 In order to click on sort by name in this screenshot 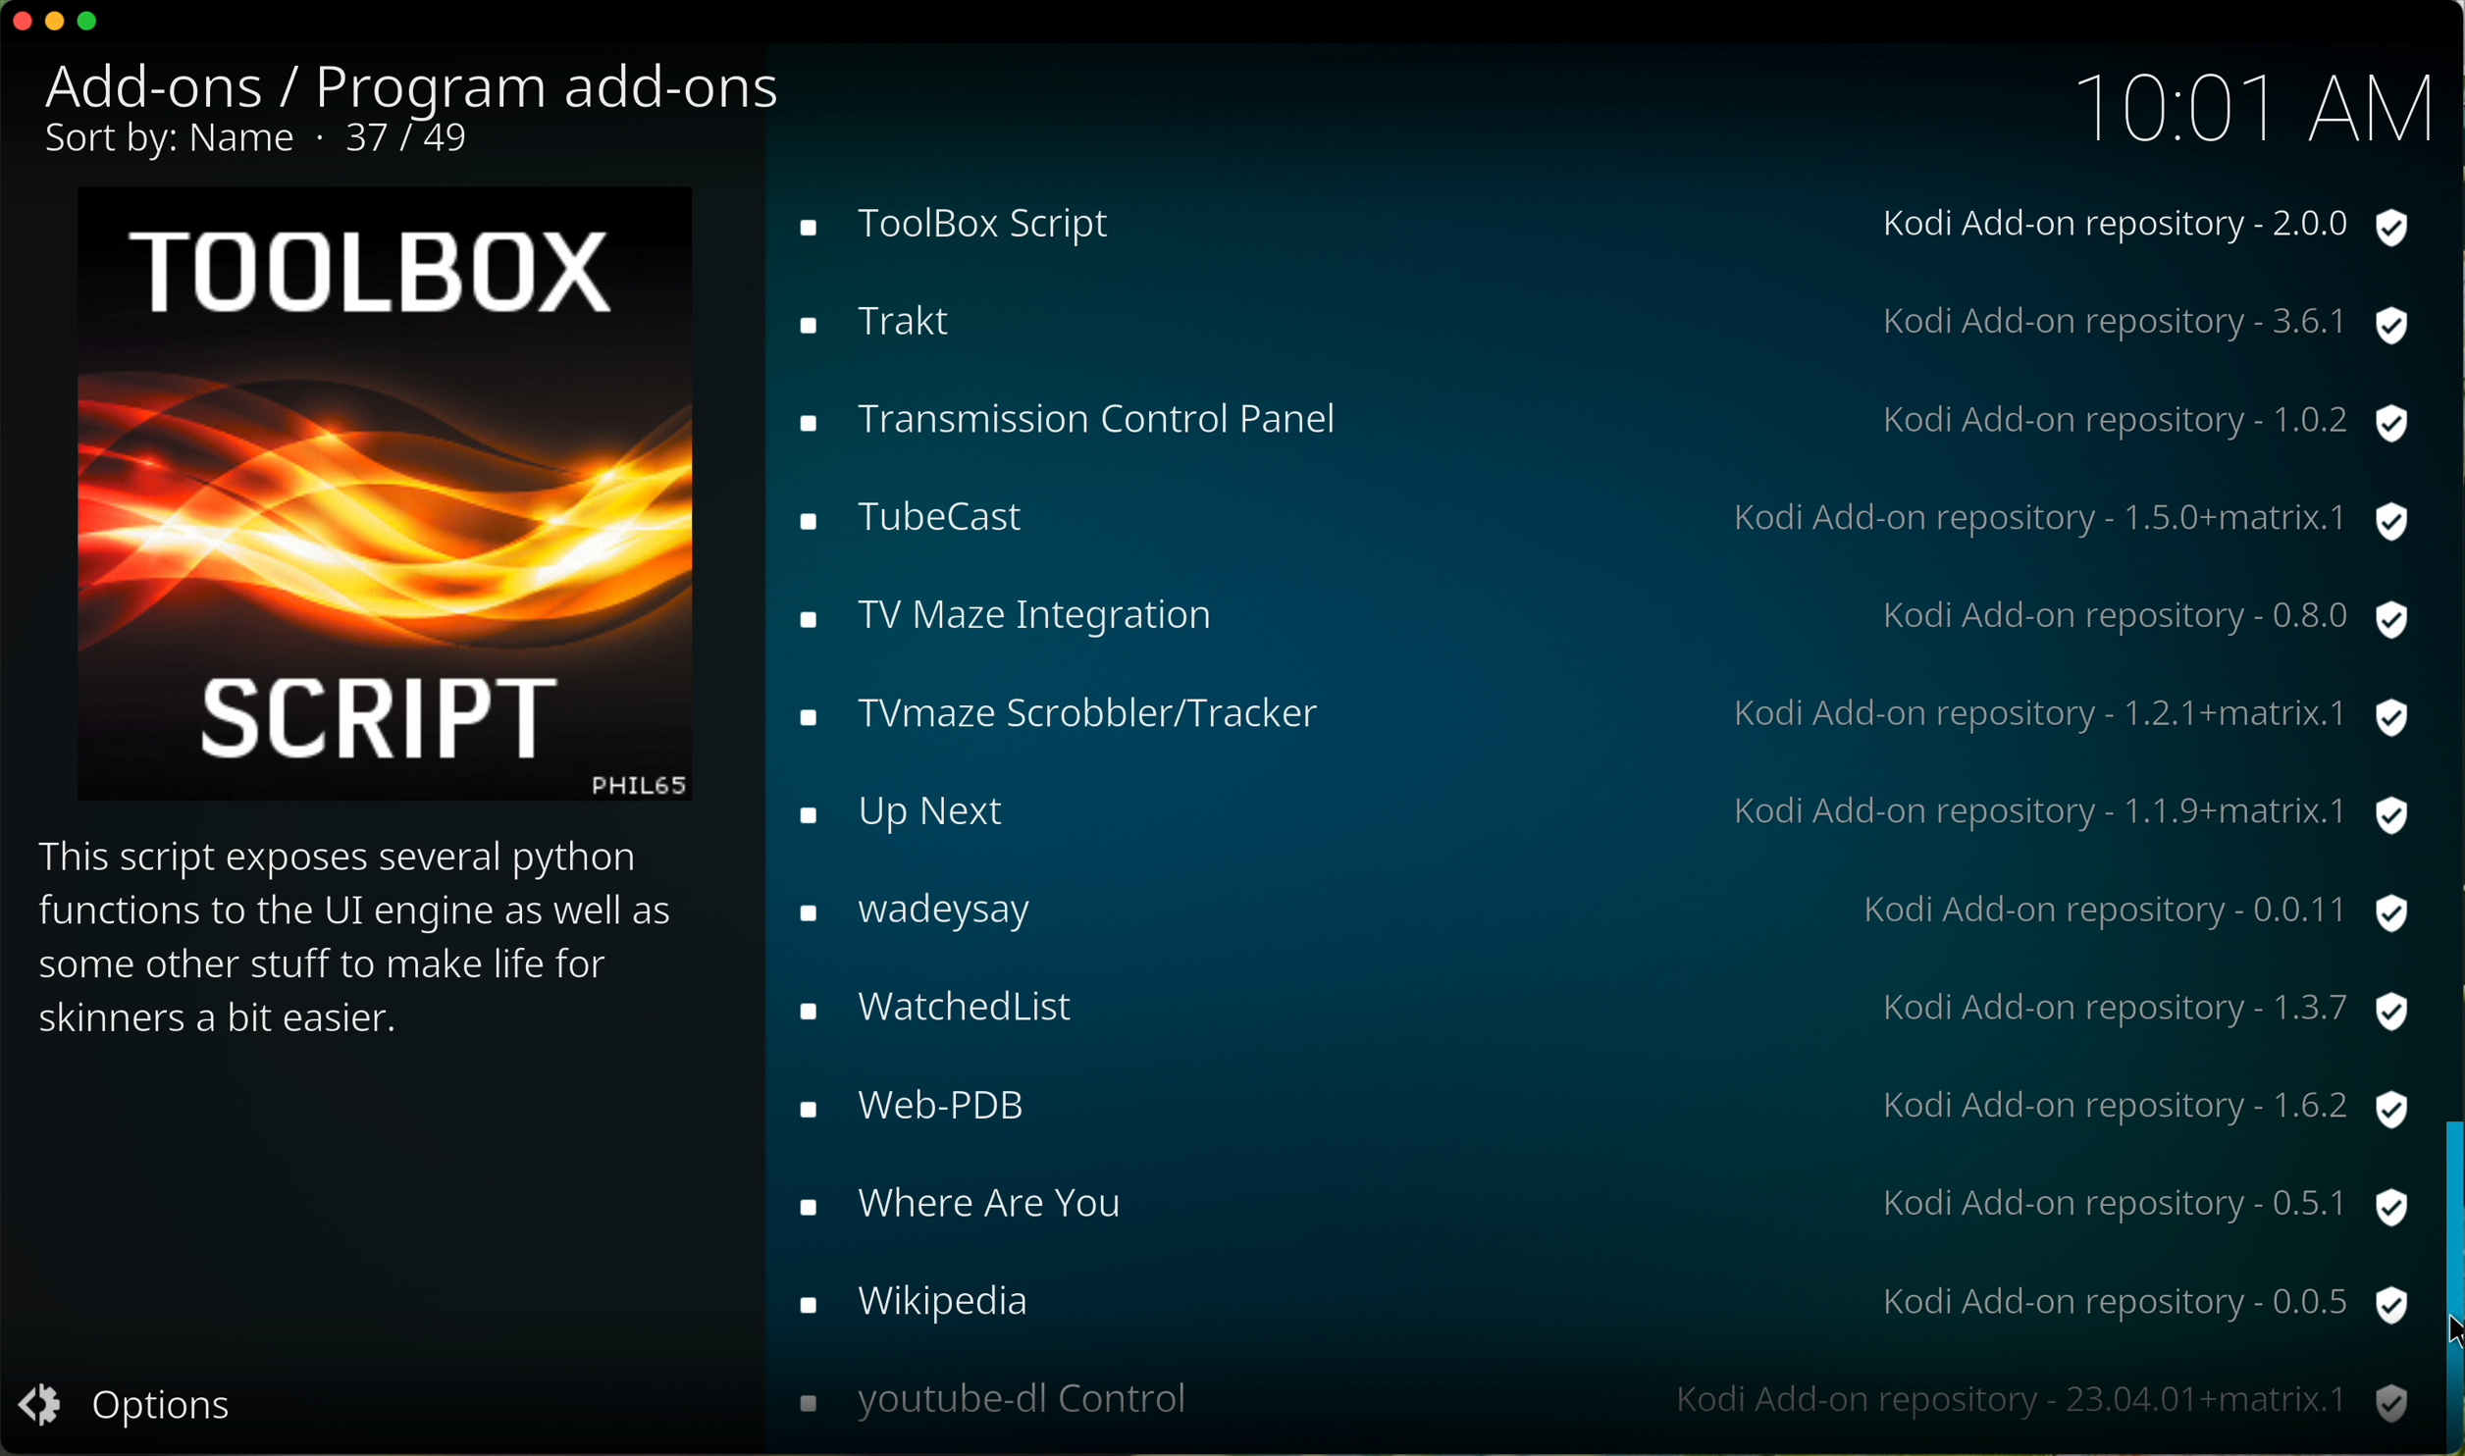, I will do `click(182, 145)`.